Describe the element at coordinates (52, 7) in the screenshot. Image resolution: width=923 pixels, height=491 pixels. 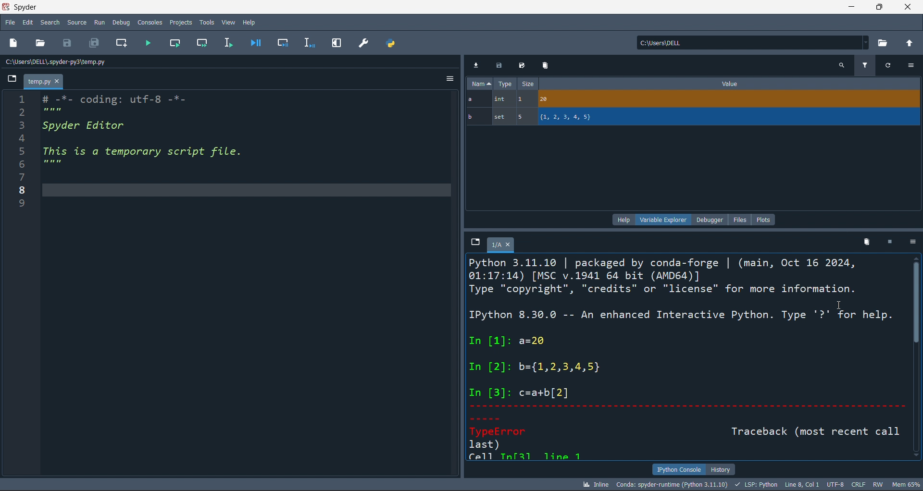
I see `Spyder` at that location.